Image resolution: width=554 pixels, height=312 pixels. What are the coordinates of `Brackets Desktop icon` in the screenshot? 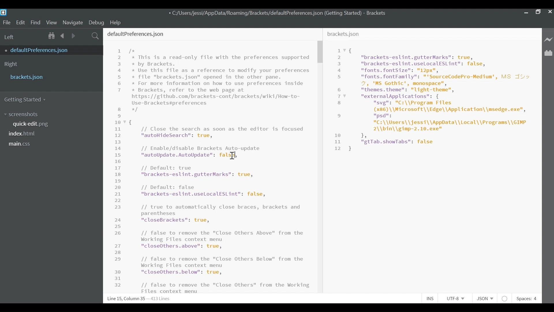 It's located at (5, 12).